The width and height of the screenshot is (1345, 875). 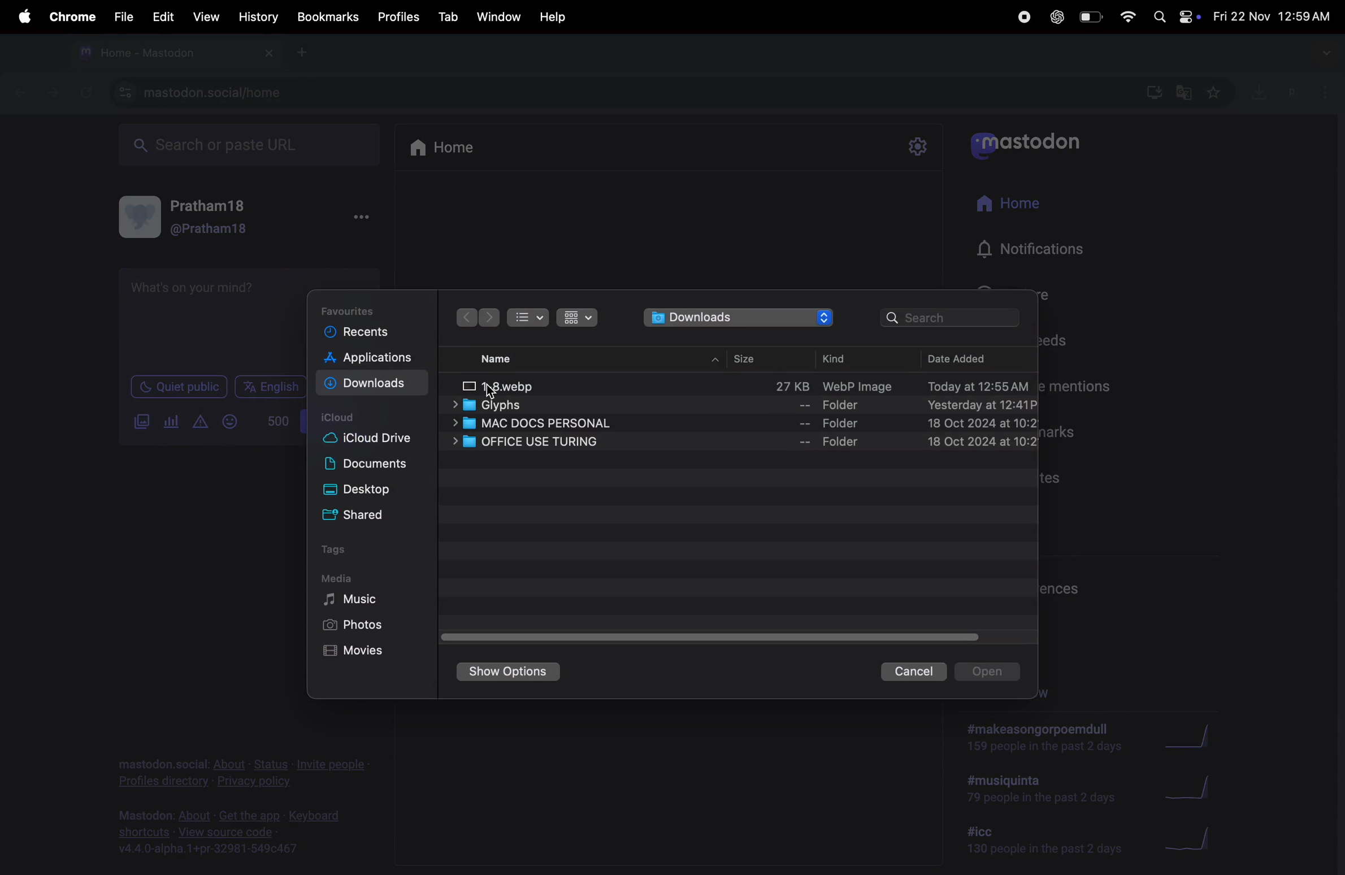 What do you see at coordinates (744, 404) in the screenshot?
I see `glyphs` at bounding box center [744, 404].